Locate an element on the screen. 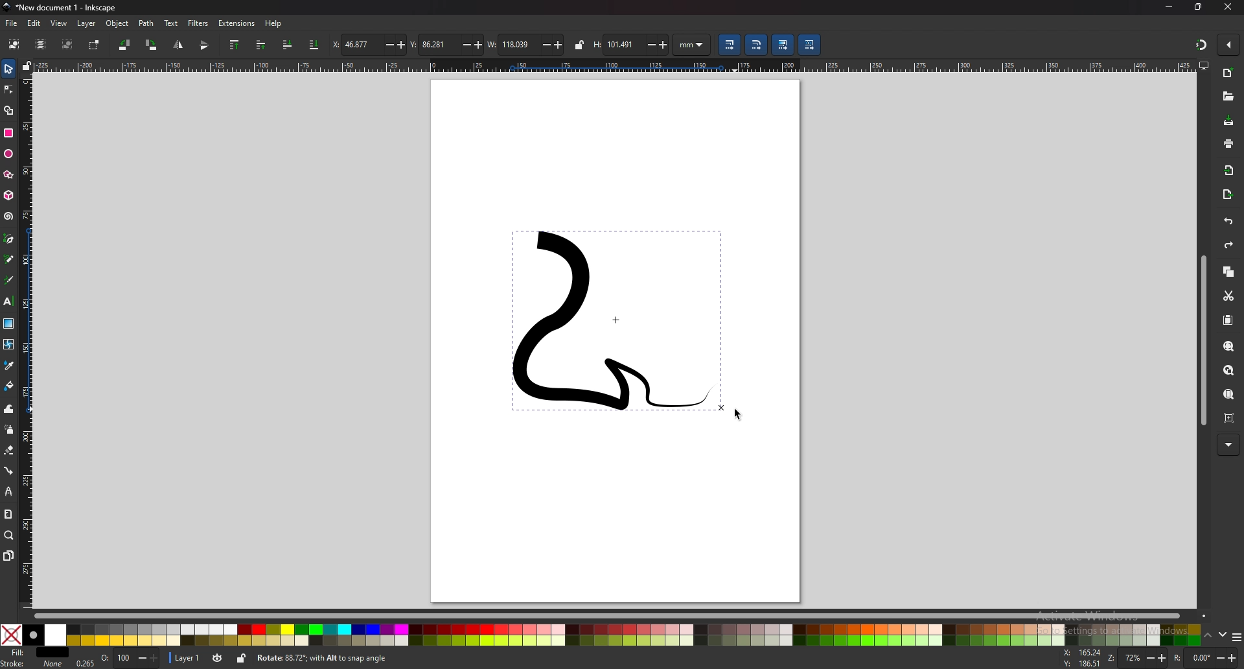 The width and height of the screenshot is (1244, 669). export is located at coordinates (1229, 194).